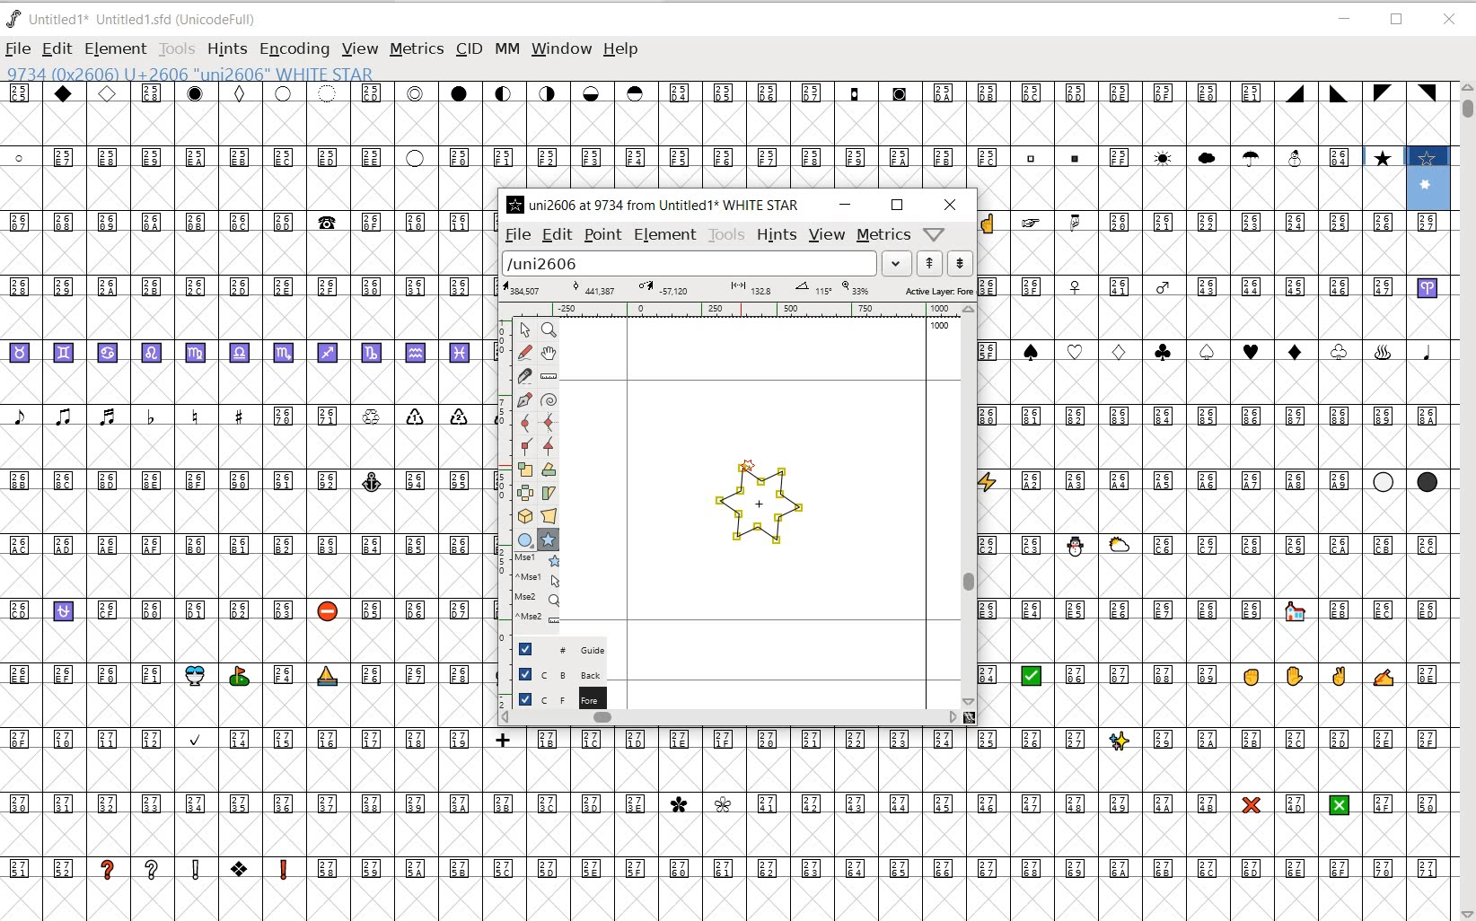 The width and height of the screenshot is (1476, 921). Describe the element at coordinates (745, 464) in the screenshot. I see `CURSOR LOCATION` at that location.